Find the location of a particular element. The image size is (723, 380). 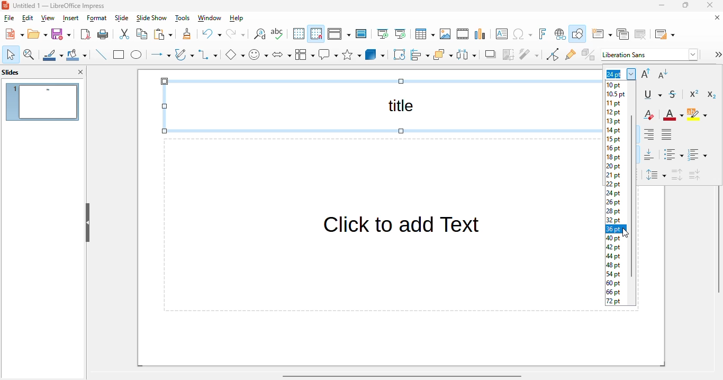

clear direct formatting is located at coordinates (649, 114).